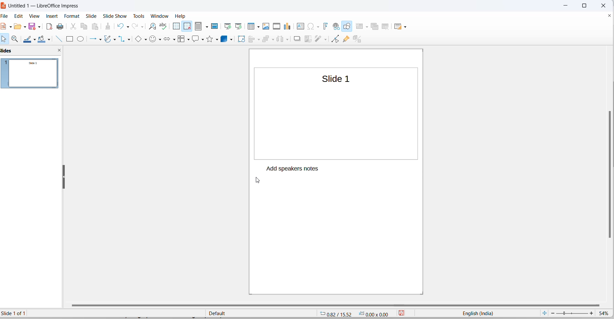 The width and height of the screenshot is (614, 319). What do you see at coordinates (93, 39) in the screenshot?
I see `line and arrows` at bounding box center [93, 39].